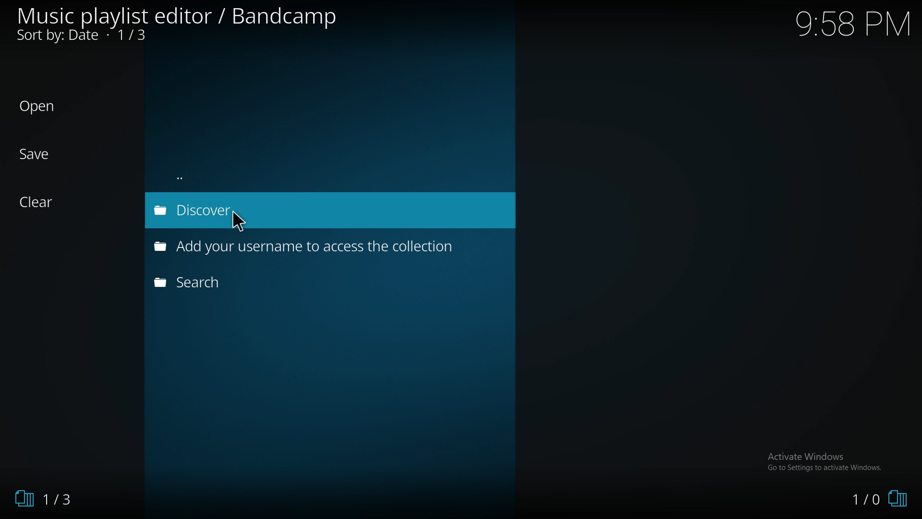 The height and width of the screenshot is (519, 922). I want to click on 9:58 PM, so click(852, 30).